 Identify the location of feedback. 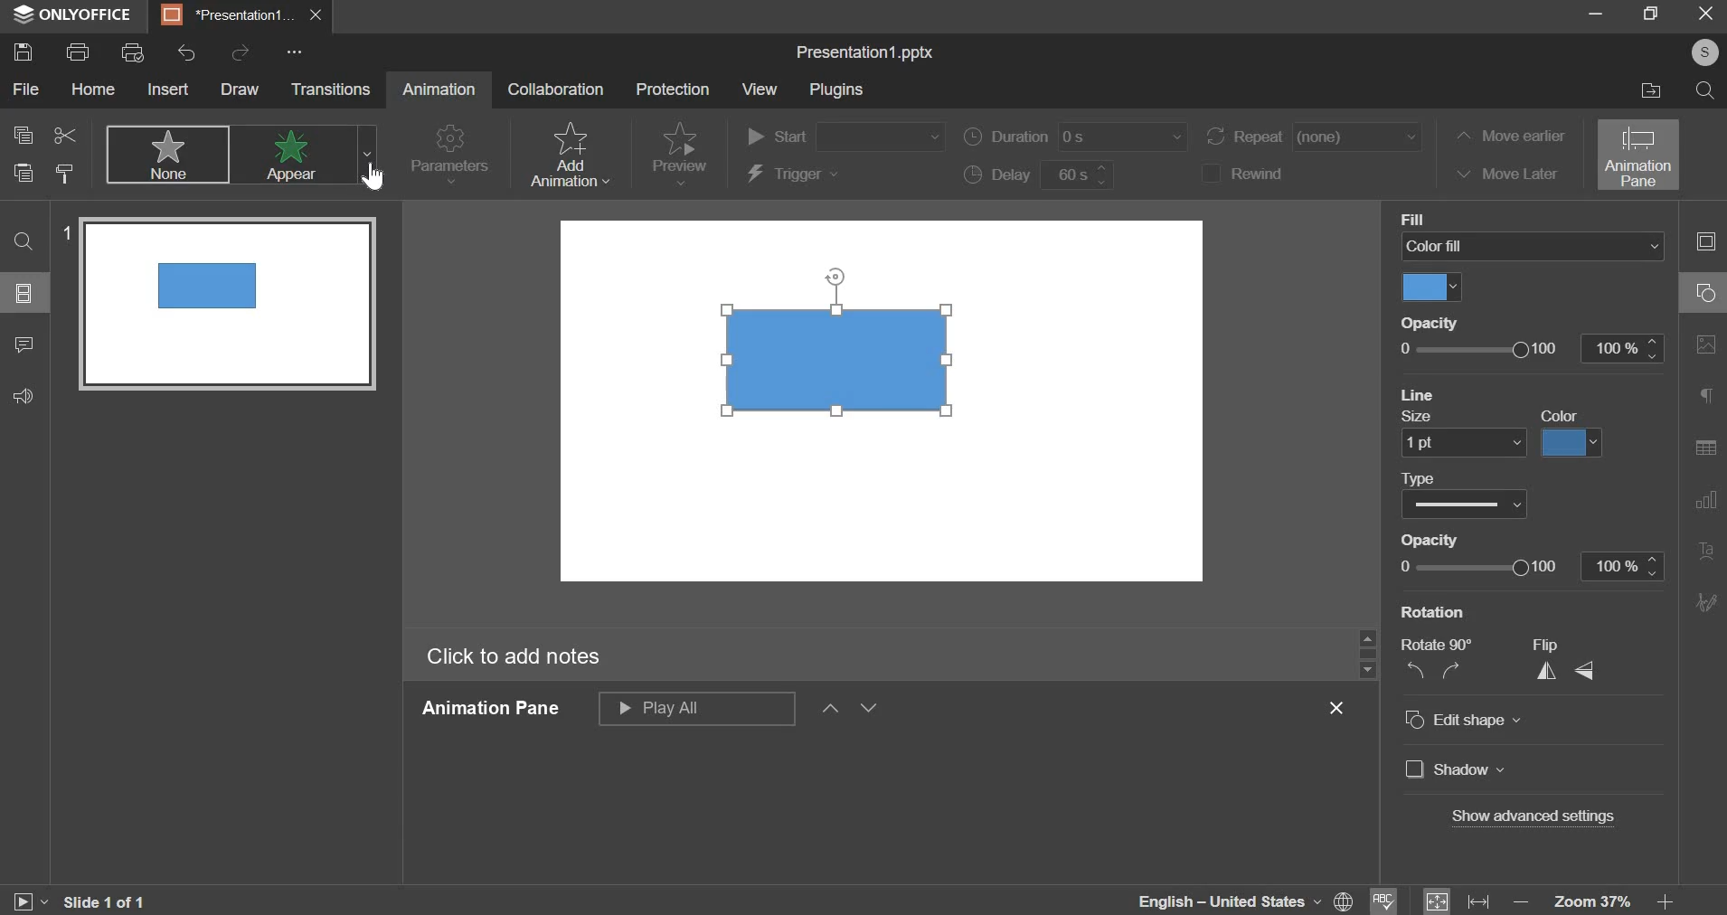
(24, 397).